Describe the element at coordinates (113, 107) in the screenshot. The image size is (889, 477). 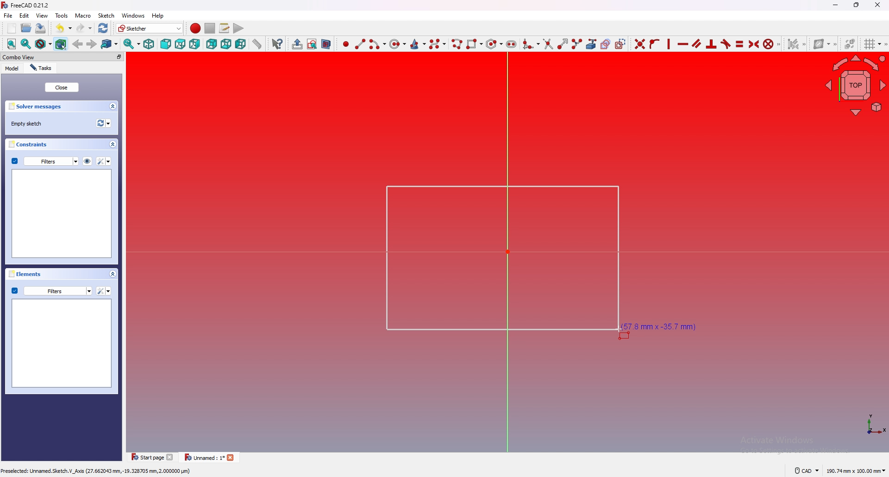
I see `collapse` at that location.